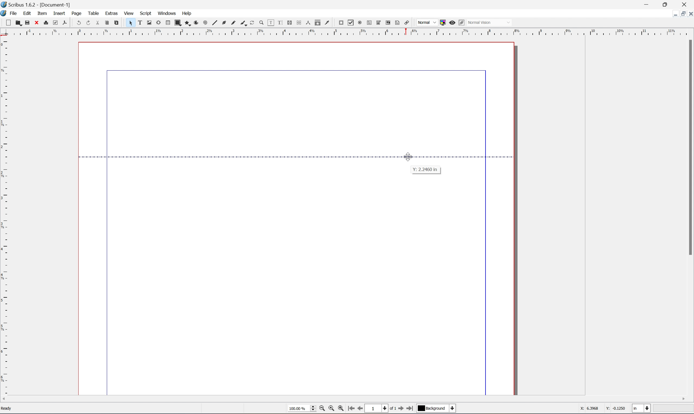 The image size is (694, 414). Describe the element at coordinates (117, 22) in the screenshot. I see `paste` at that location.